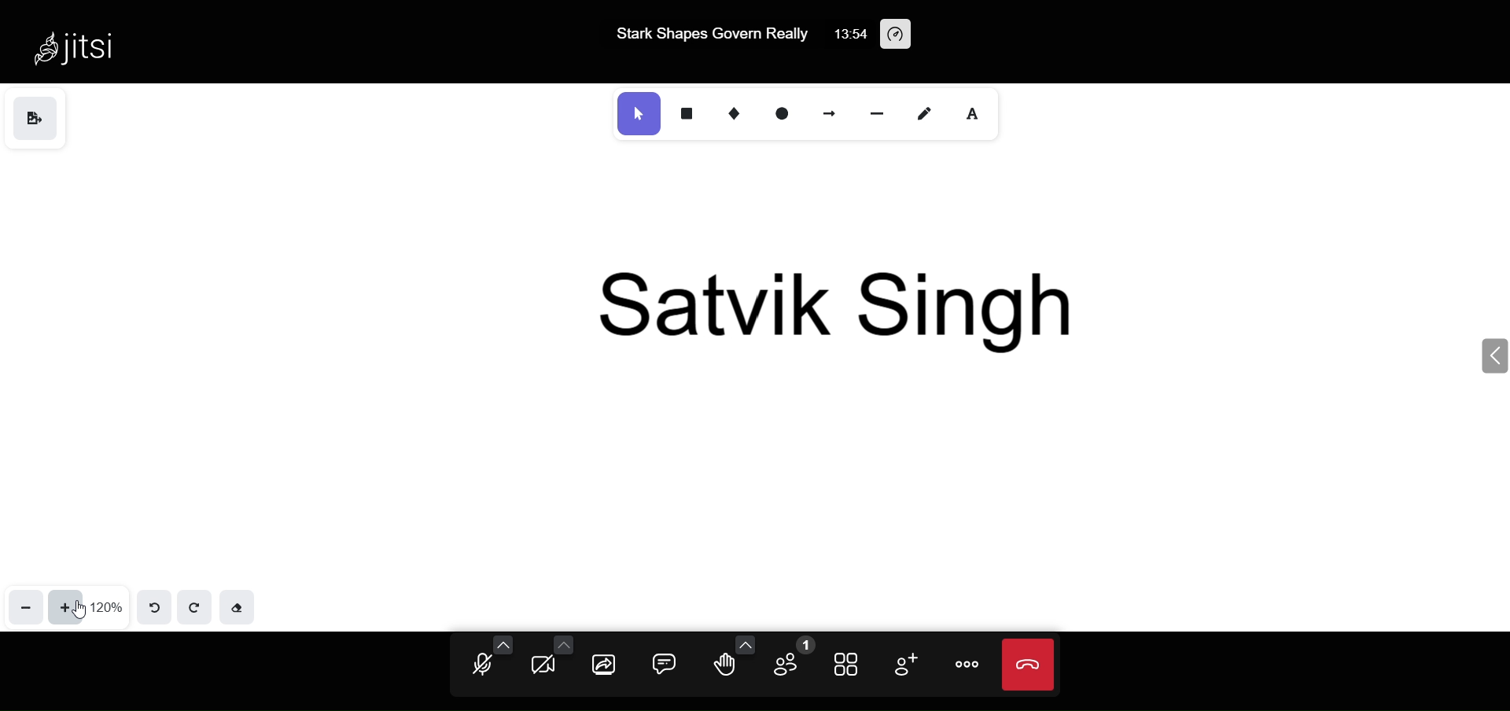  What do you see at coordinates (709, 32) in the screenshot?
I see `Stark Shapes Govern Really` at bounding box center [709, 32].